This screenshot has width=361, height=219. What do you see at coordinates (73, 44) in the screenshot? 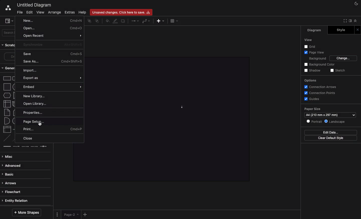
I see `Alt+Shift+S` at bounding box center [73, 44].